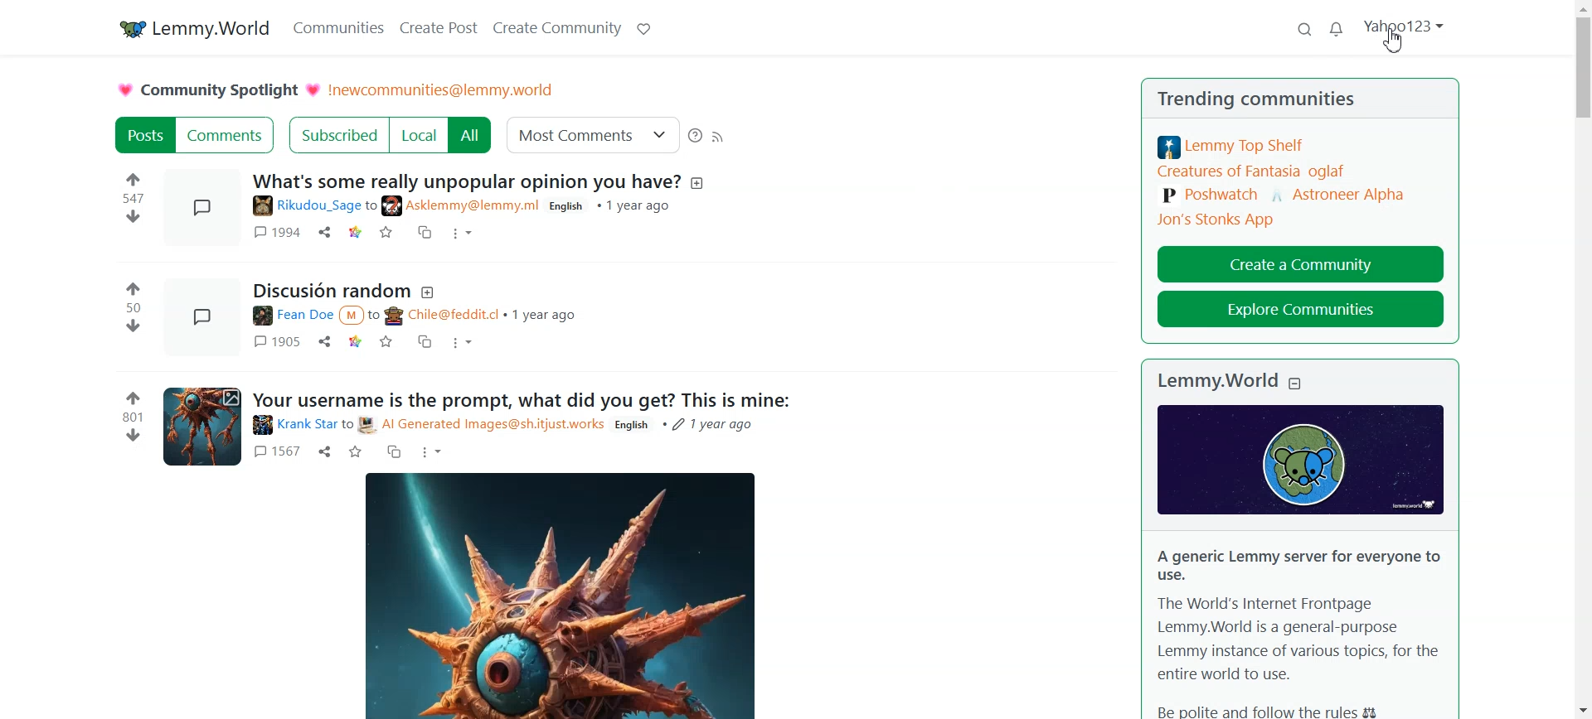 The height and width of the screenshot is (719, 1592). Describe the element at coordinates (388, 233) in the screenshot. I see `save` at that location.